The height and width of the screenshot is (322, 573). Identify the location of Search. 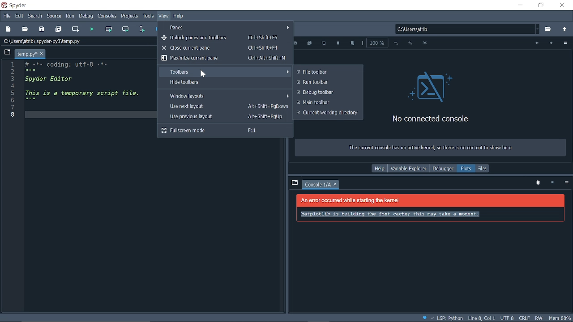
(35, 16).